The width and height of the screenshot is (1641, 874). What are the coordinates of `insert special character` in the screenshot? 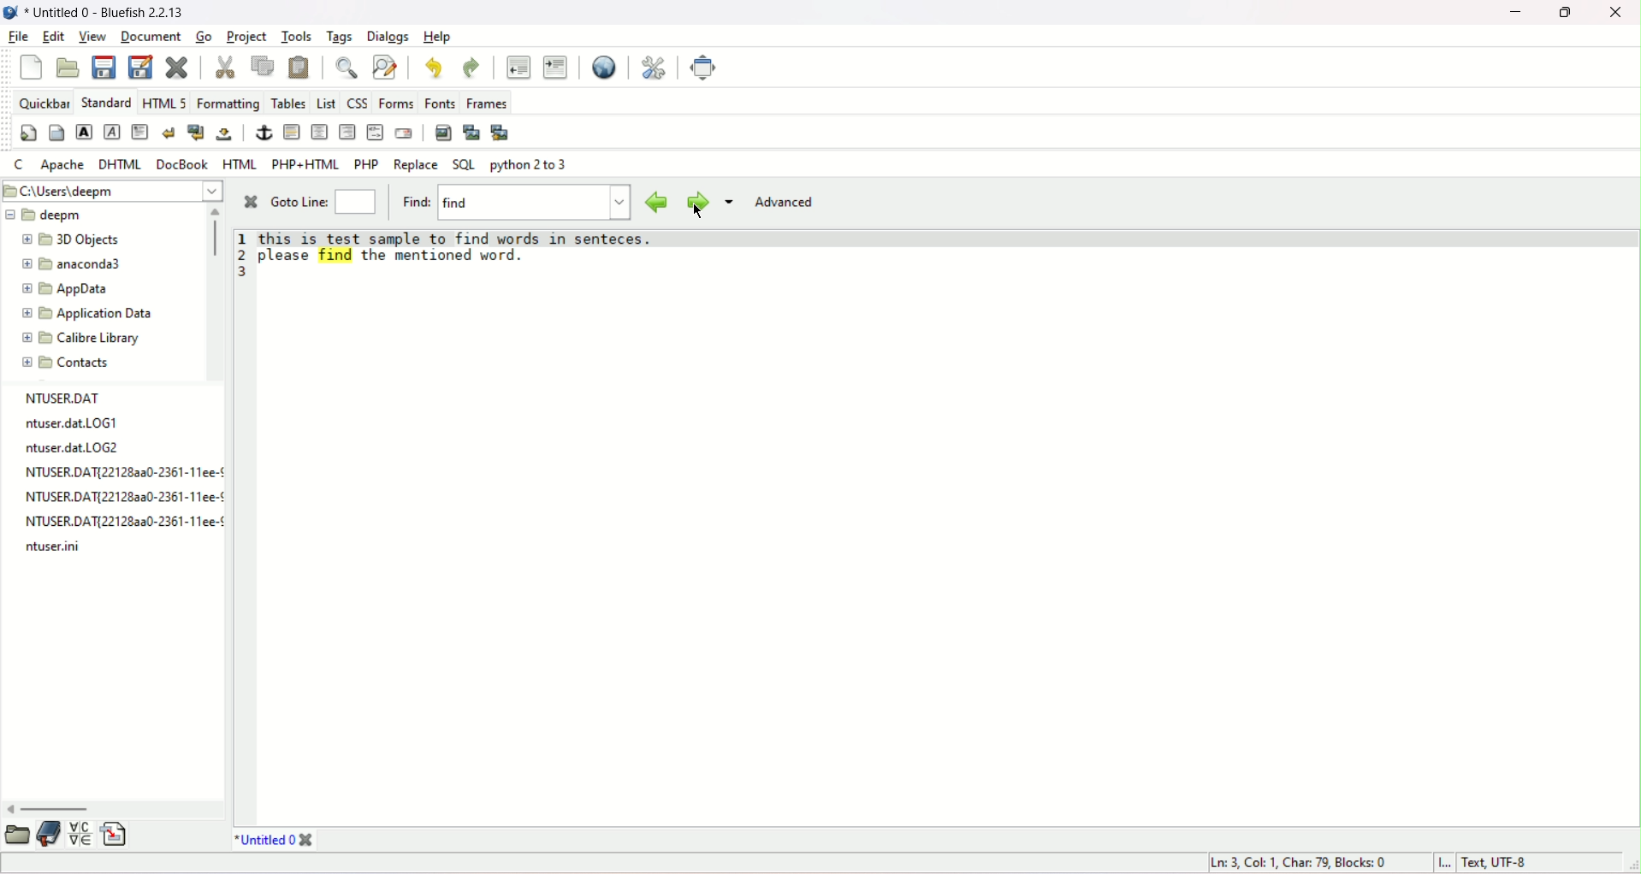 It's located at (79, 834).